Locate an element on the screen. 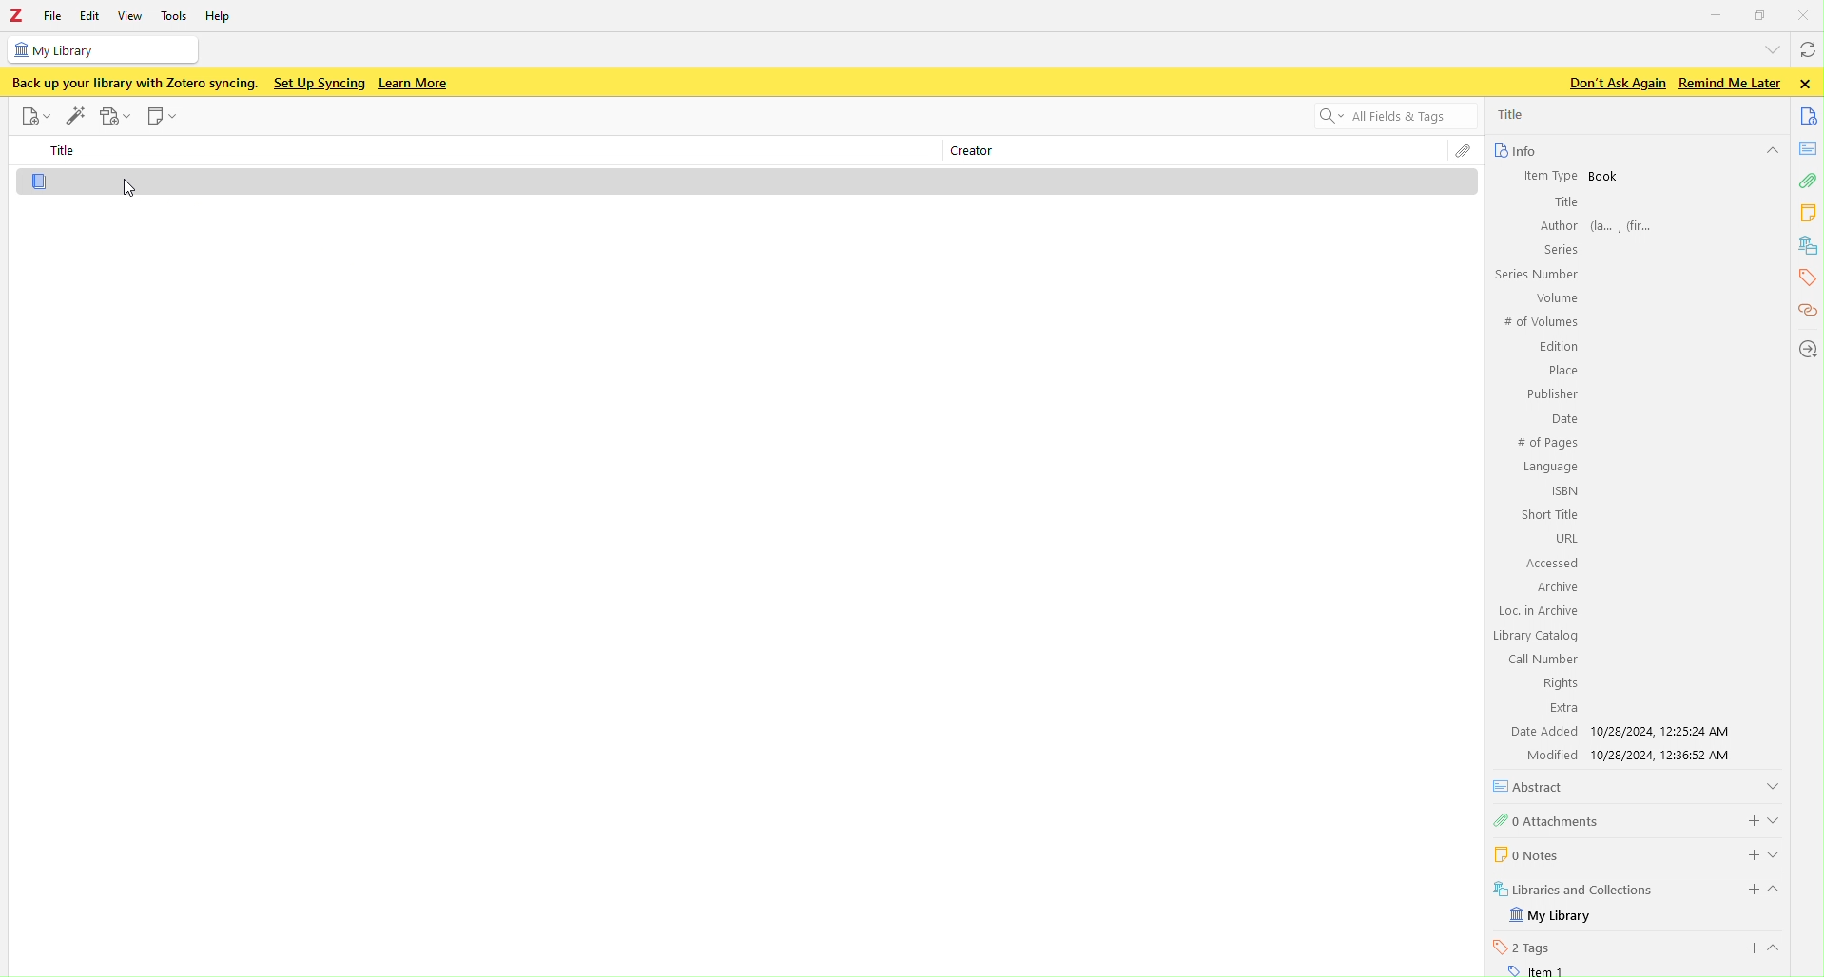 Image resolution: width=1824 pixels, height=977 pixels. Title is located at coordinates (66, 151).